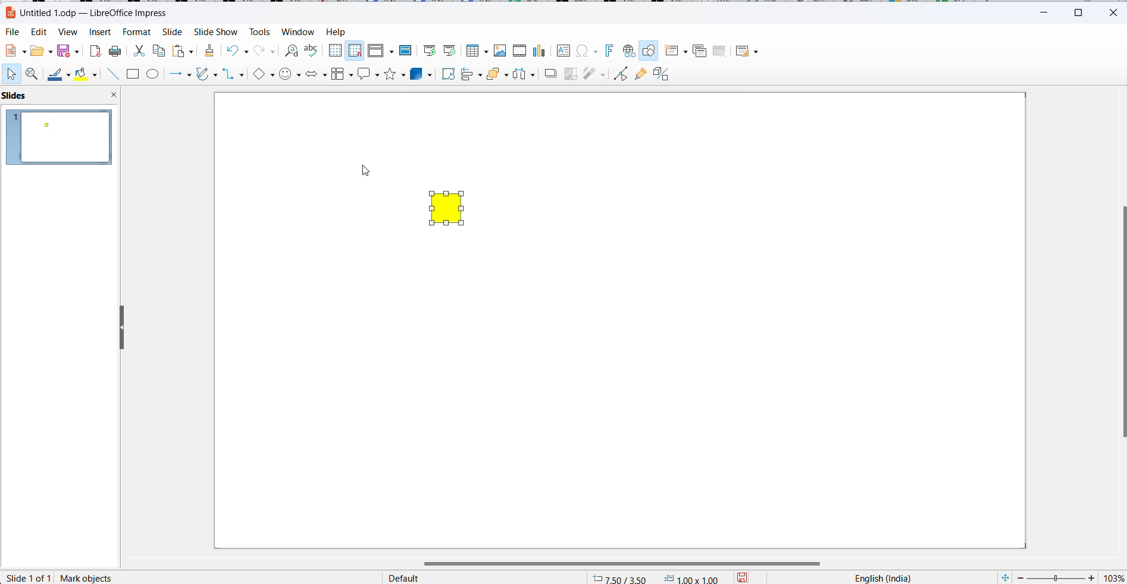  What do you see at coordinates (58, 76) in the screenshot?
I see `line` at bounding box center [58, 76].